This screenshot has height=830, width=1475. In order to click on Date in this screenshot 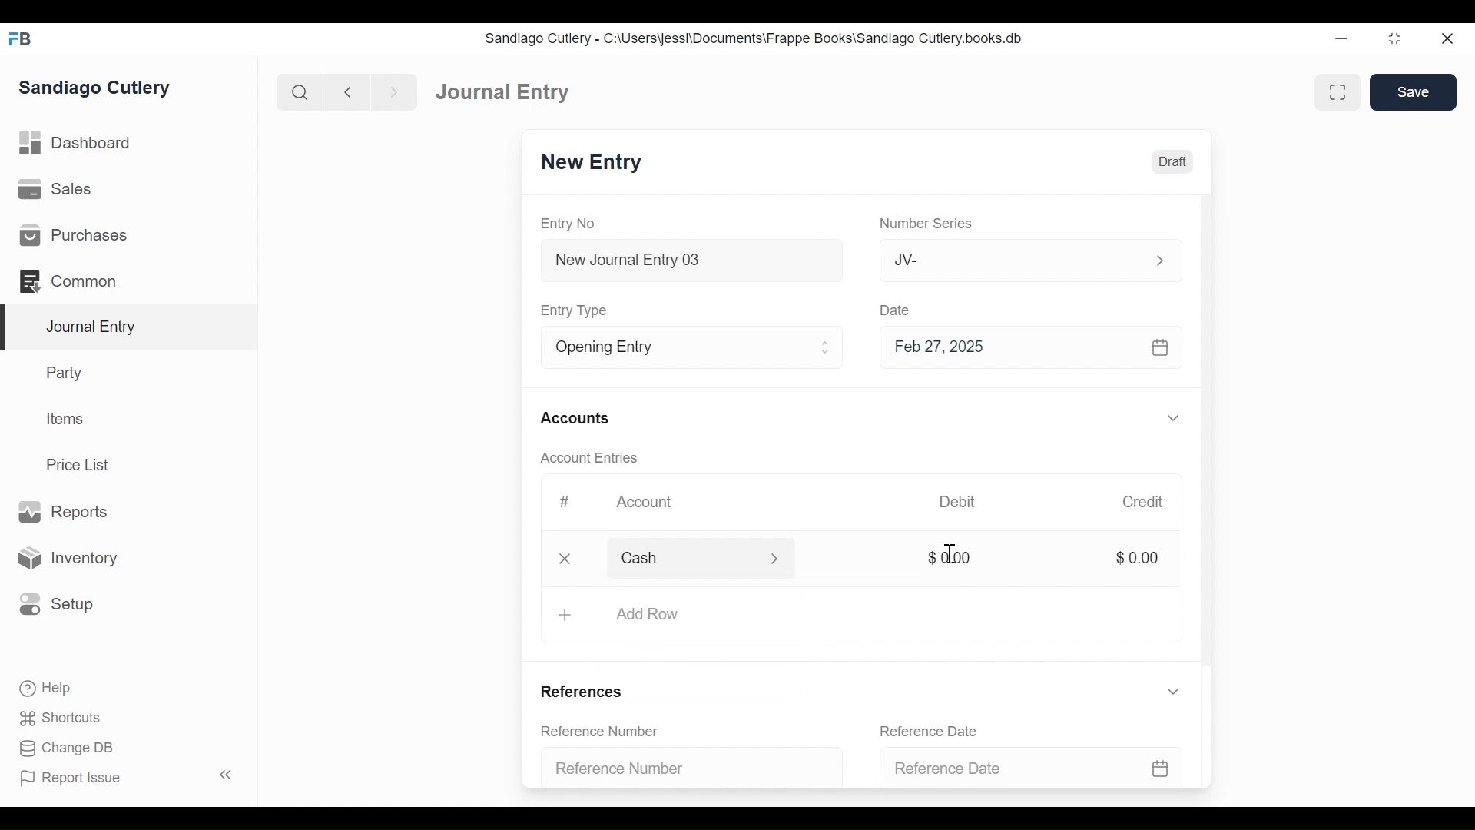, I will do `click(897, 310)`.